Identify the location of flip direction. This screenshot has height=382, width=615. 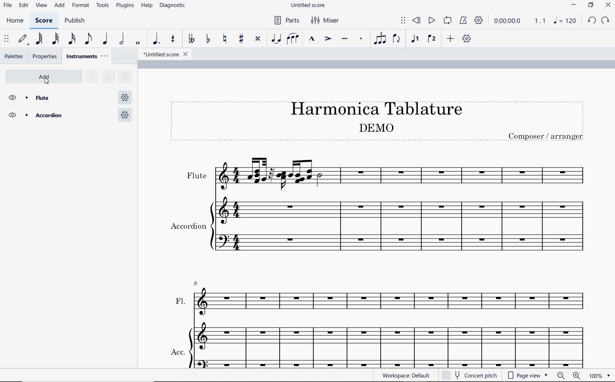
(397, 39).